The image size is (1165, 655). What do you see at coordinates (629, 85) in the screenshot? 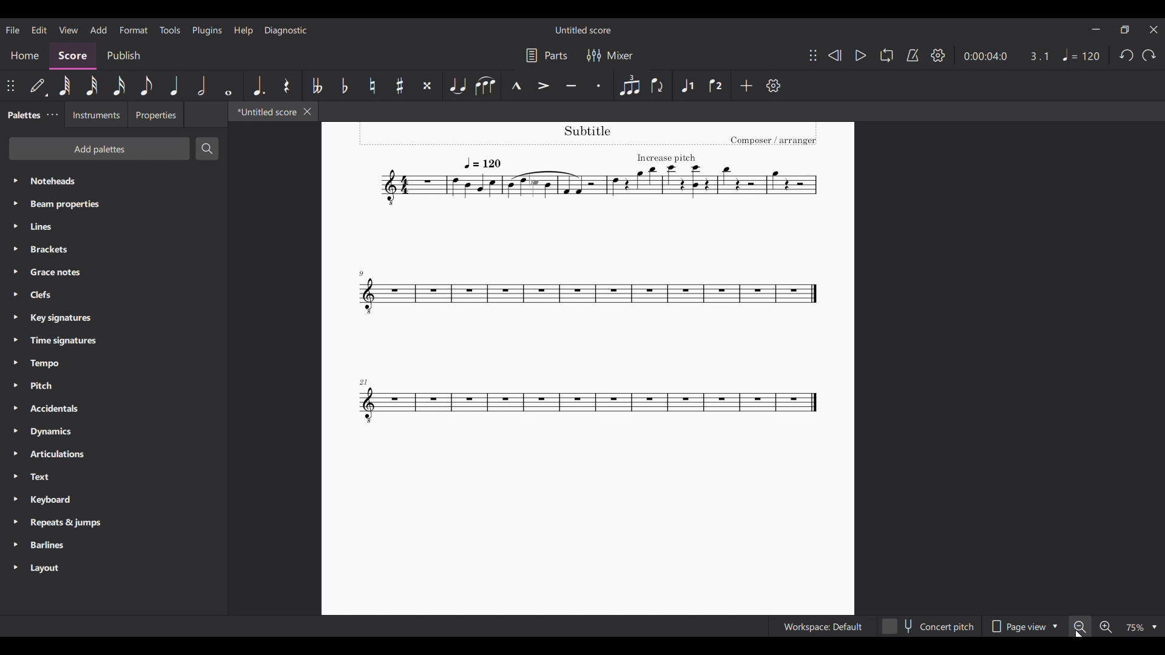
I see `Tuplet` at bounding box center [629, 85].